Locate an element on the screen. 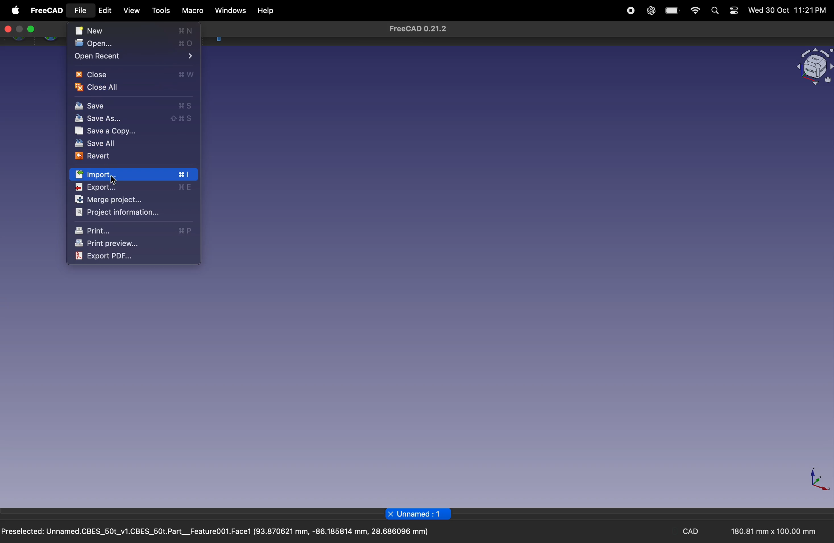 The image size is (834, 543). cursor is located at coordinates (116, 181).